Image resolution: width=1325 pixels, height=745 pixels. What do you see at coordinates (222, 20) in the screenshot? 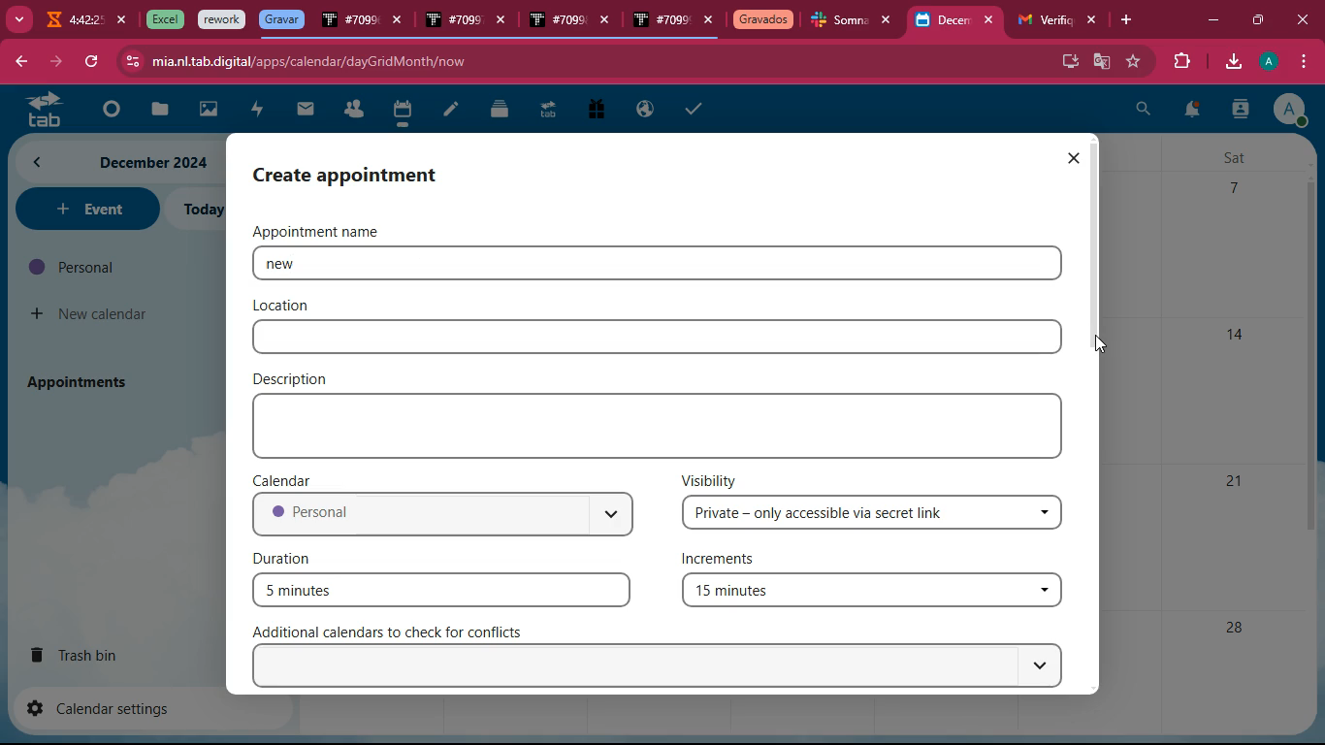
I see `tab` at bounding box center [222, 20].